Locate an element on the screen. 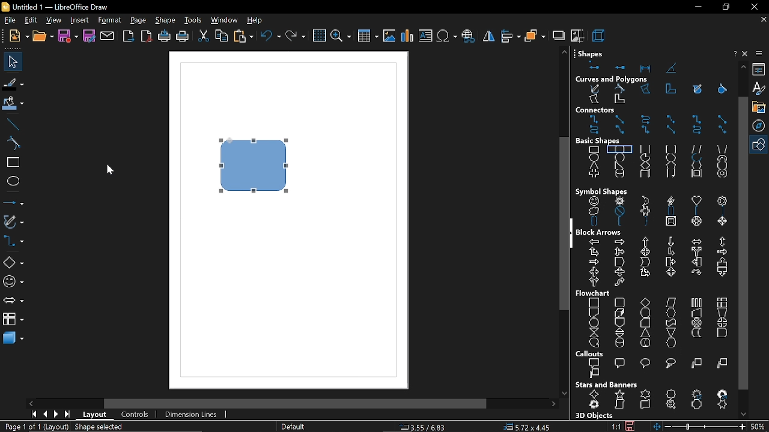 The width and height of the screenshot is (769, 432). connectors is located at coordinates (610, 110).